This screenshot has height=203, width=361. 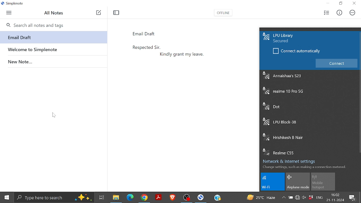 What do you see at coordinates (298, 198) in the screenshot?
I see `Network` at bounding box center [298, 198].